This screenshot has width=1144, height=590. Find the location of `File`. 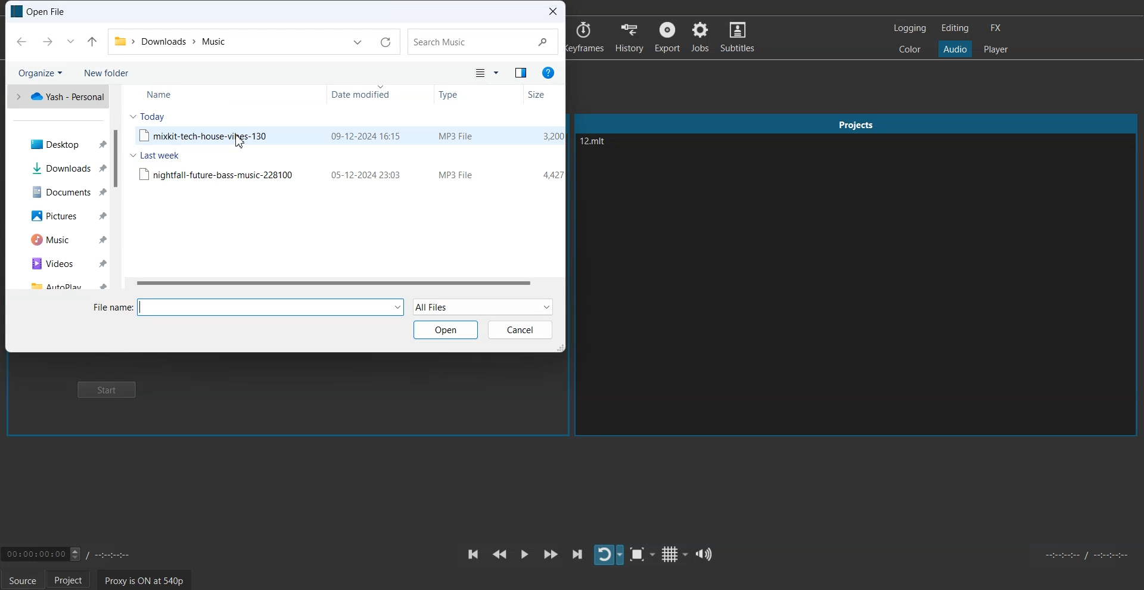

File is located at coordinates (348, 135).